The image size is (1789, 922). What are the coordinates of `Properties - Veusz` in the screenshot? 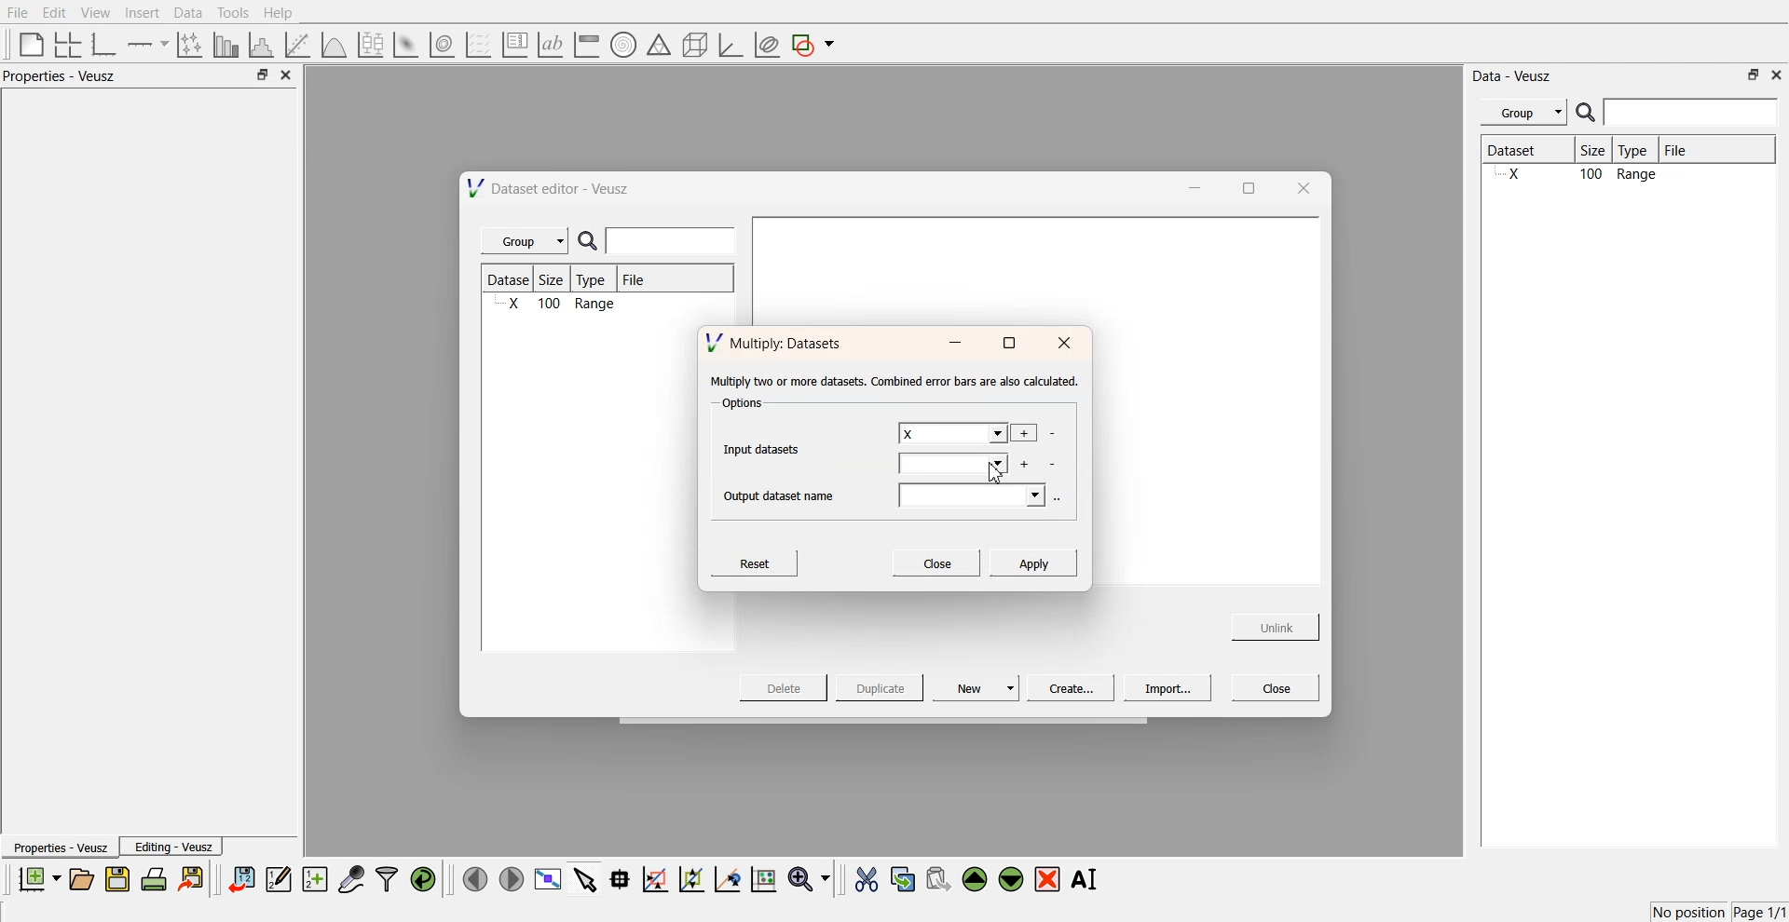 It's located at (64, 76).